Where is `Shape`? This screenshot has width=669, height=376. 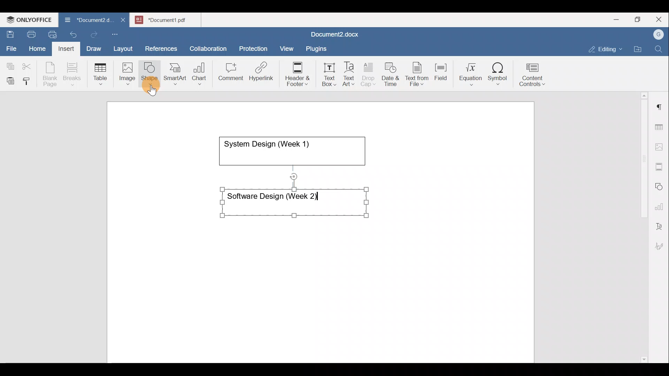 Shape is located at coordinates (150, 70).